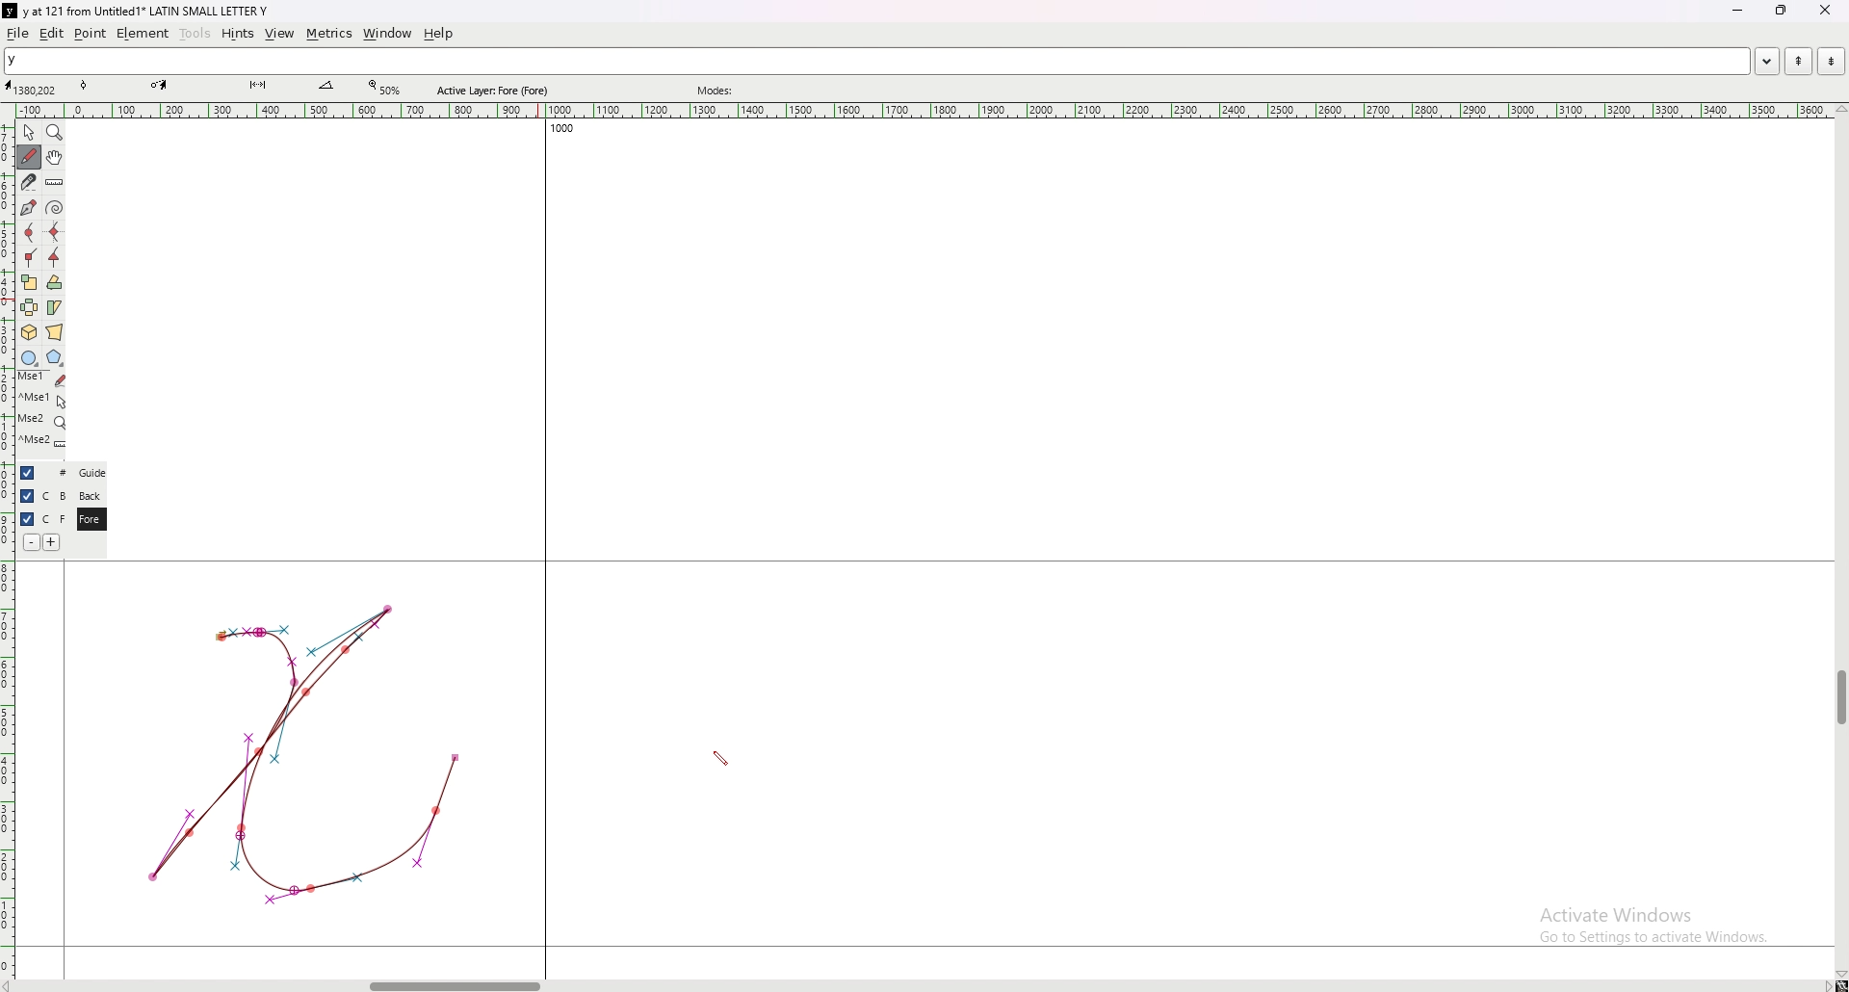 Image resolution: width=1849 pixels, height=992 pixels. What do you see at coordinates (29, 333) in the screenshot?
I see `rotate the selection in 3d` at bounding box center [29, 333].